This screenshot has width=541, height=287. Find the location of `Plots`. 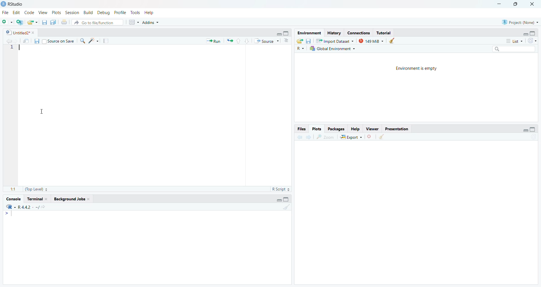

Plots is located at coordinates (56, 12).